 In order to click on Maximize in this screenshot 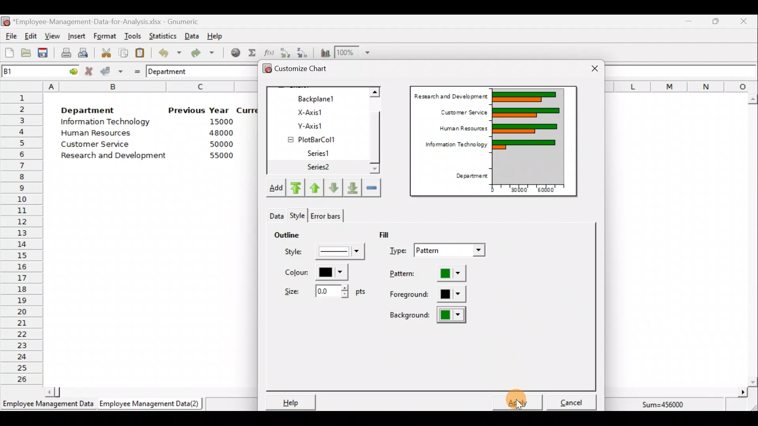, I will do `click(716, 21)`.